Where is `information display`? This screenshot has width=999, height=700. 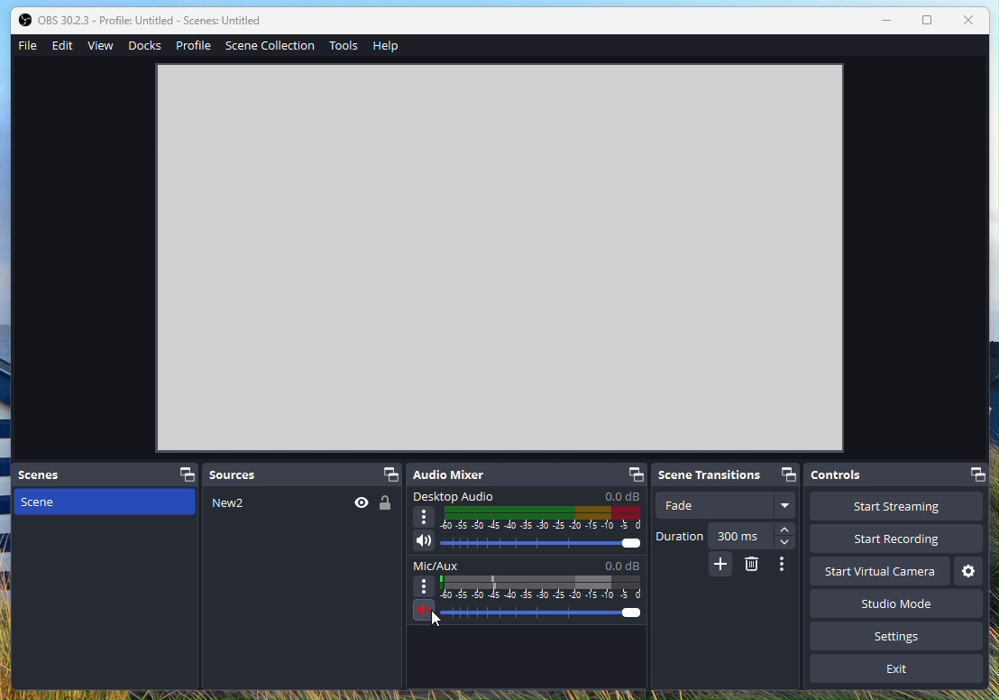
information display is located at coordinates (483, 235).